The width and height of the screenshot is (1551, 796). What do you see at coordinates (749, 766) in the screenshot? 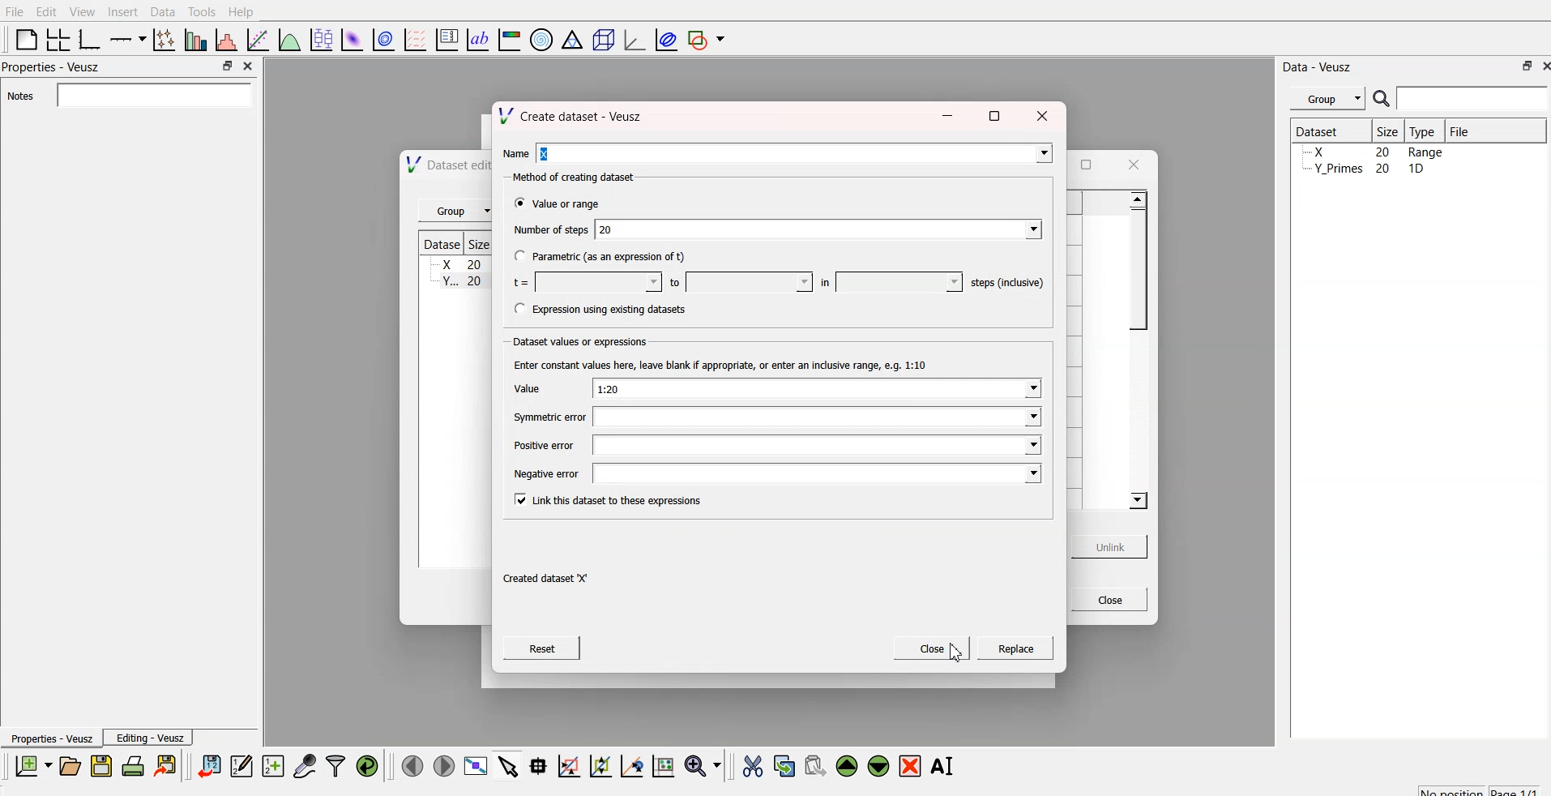
I see `cut the widget` at bounding box center [749, 766].